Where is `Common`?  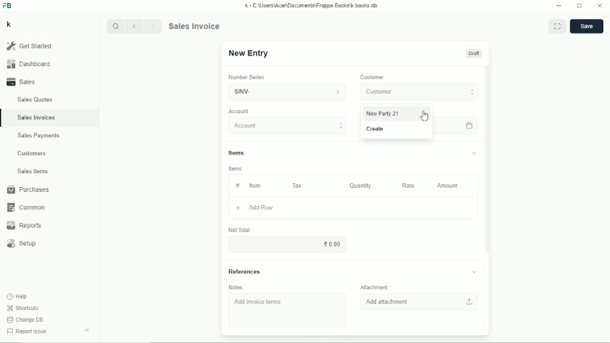
Common is located at coordinates (25, 207).